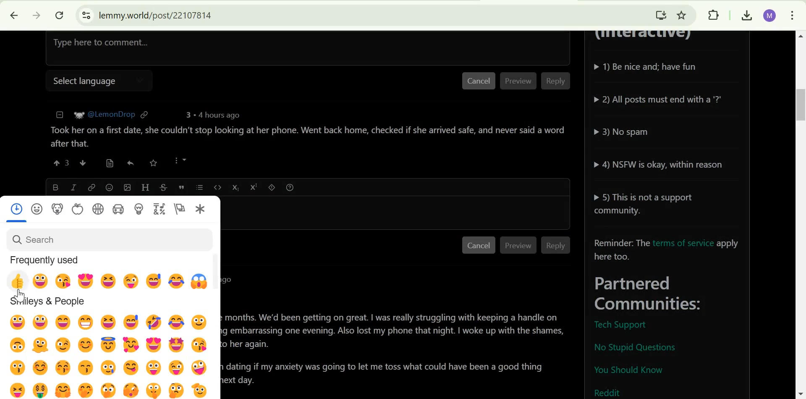 This screenshot has width=806, height=399. Describe the element at coordinates (290, 187) in the screenshot. I see `Formatting help` at that location.